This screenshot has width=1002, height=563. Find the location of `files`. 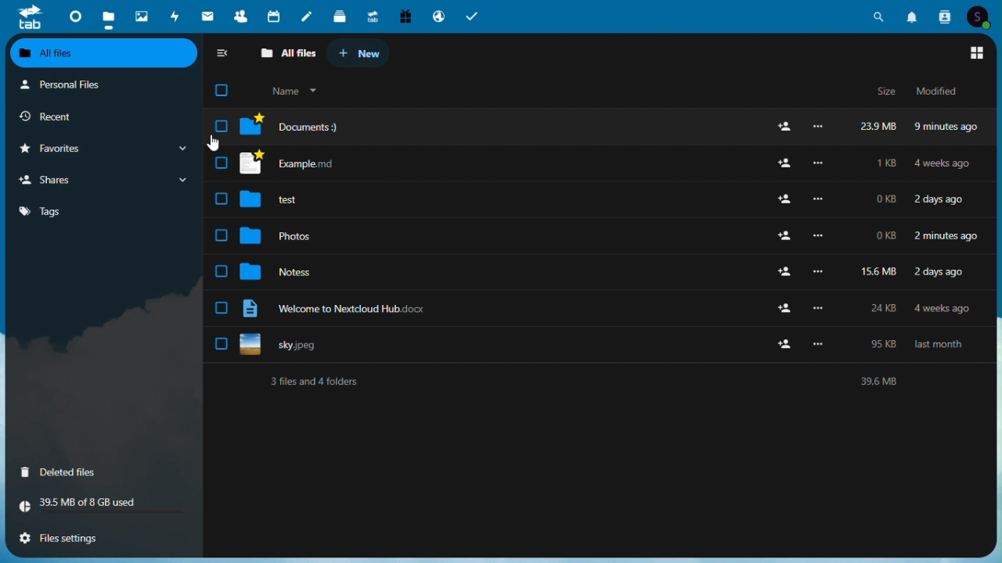

files is located at coordinates (110, 15).